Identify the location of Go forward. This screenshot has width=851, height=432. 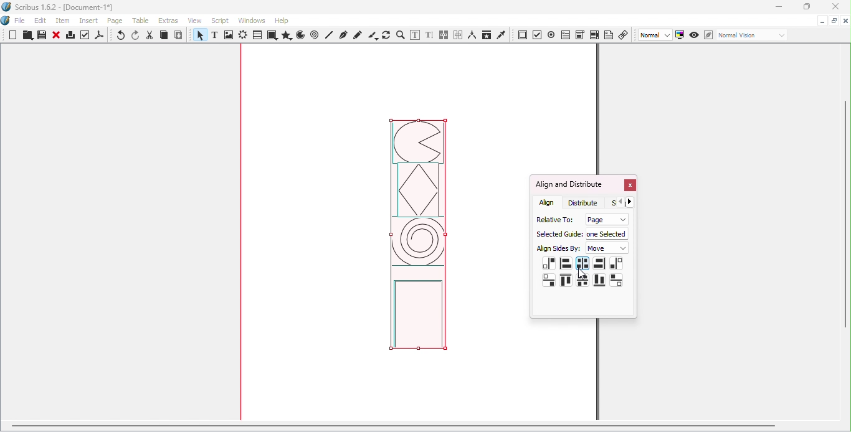
(632, 202).